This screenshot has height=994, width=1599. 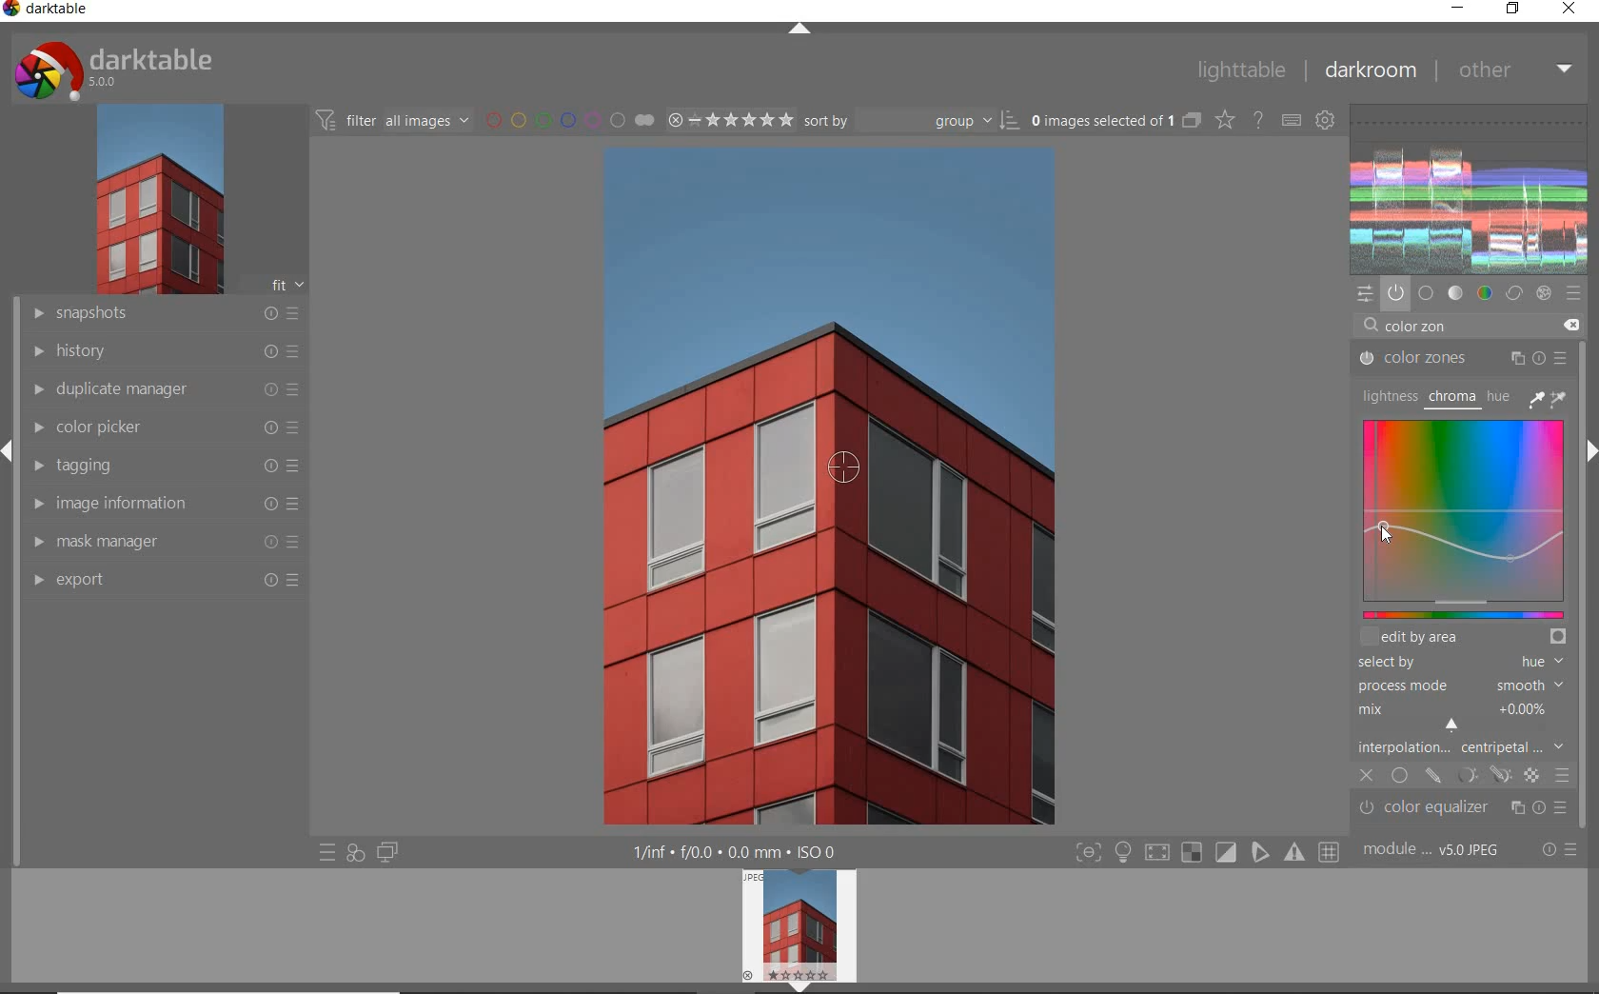 I want to click on enable for online help, so click(x=1259, y=119).